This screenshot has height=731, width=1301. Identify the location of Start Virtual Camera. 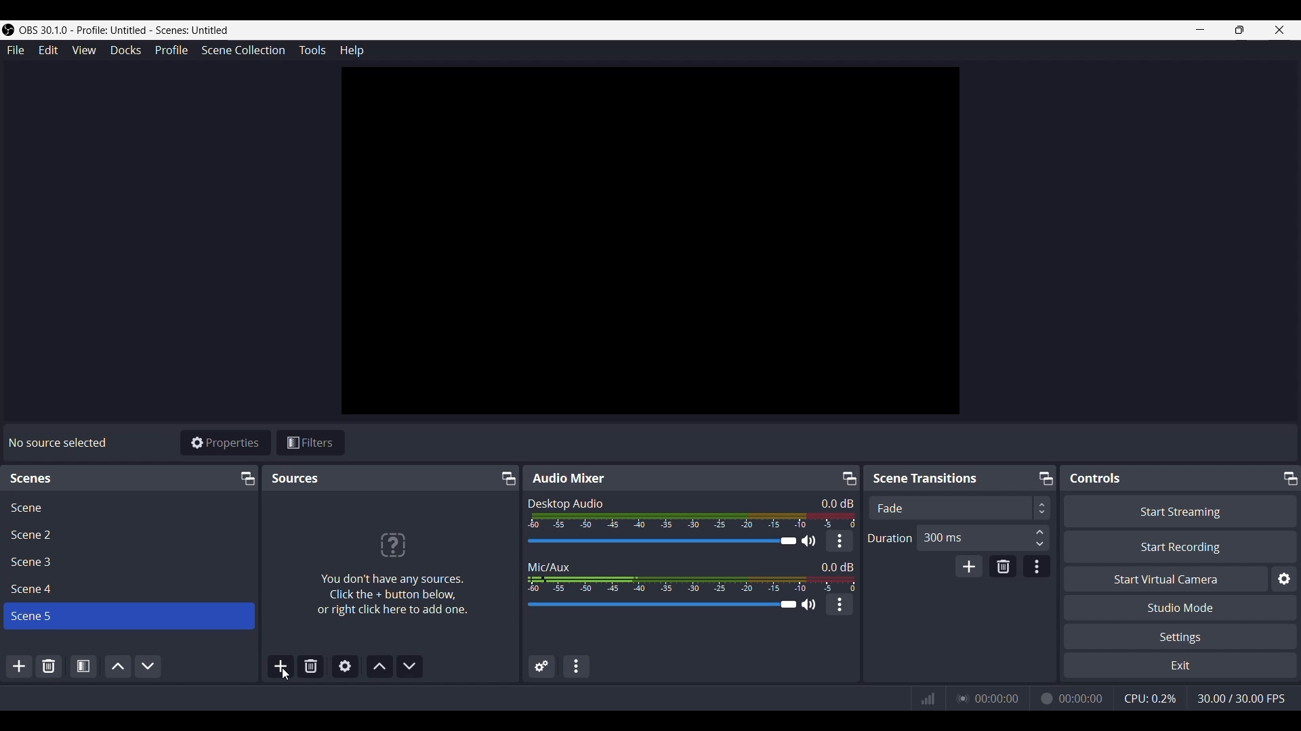
(1162, 578).